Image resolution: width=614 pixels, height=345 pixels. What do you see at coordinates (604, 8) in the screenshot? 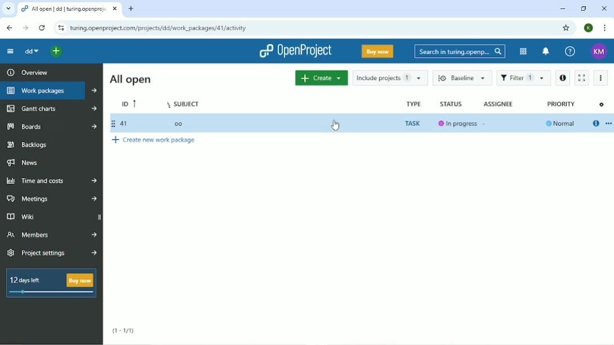
I see `Close` at bounding box center [604, 8].